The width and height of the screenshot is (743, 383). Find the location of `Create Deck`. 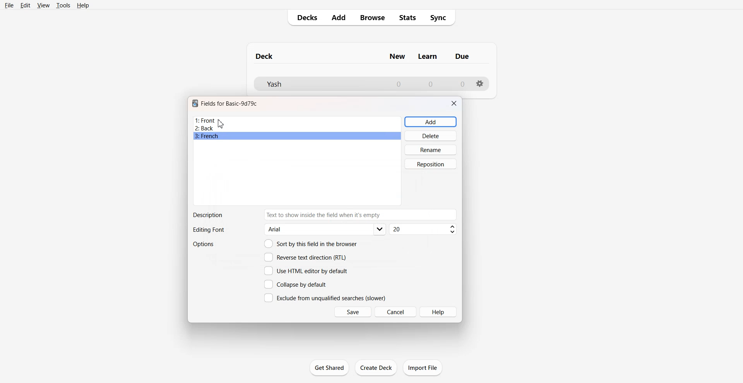

Create Deck is located at coordinates (377, 367).